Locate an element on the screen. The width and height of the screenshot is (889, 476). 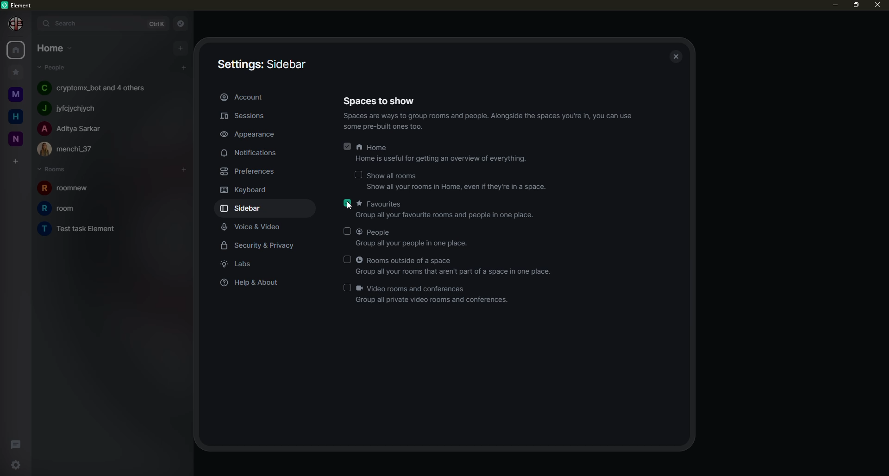
voice & video is located at coordinates (254, 227).